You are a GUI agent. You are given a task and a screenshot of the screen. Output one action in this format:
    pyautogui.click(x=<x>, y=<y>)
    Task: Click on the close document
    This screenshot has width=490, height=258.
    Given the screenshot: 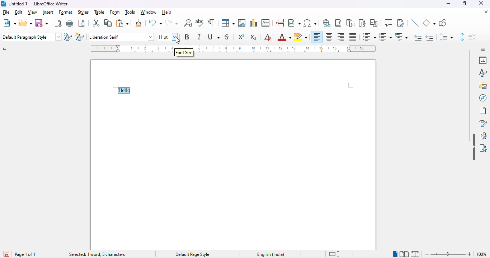 What is the action you would take?
    pyautogui.click(x=486, y=12)
    